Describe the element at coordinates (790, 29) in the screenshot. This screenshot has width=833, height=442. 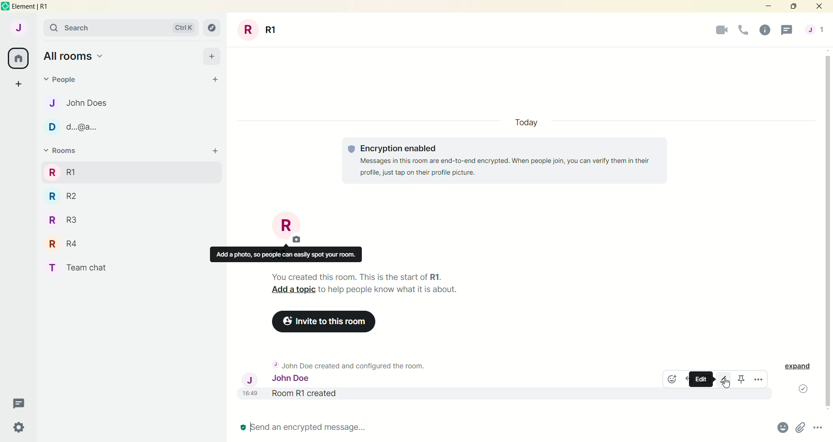
I see `threads` at that location.